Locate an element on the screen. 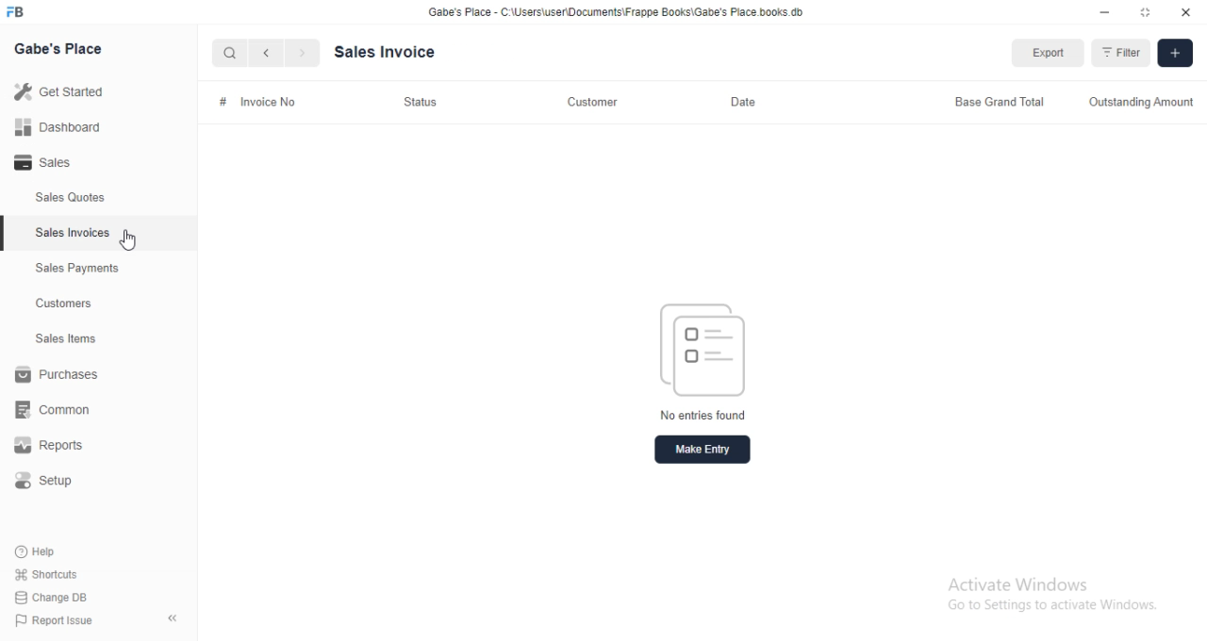  Setup is located at coordinates (45, 478).